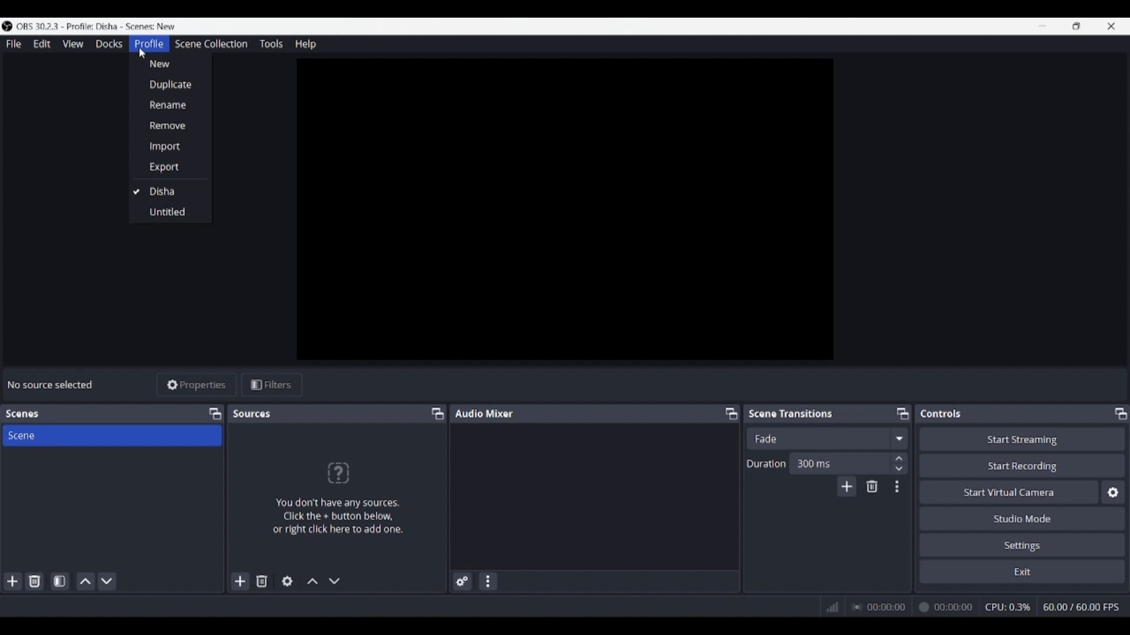 The height and width of the screenshot is (635, 1130). What do you see at coordinates (1023, 544) in the screenshot?
I see `Settings` at bounding box center [1023, 544].